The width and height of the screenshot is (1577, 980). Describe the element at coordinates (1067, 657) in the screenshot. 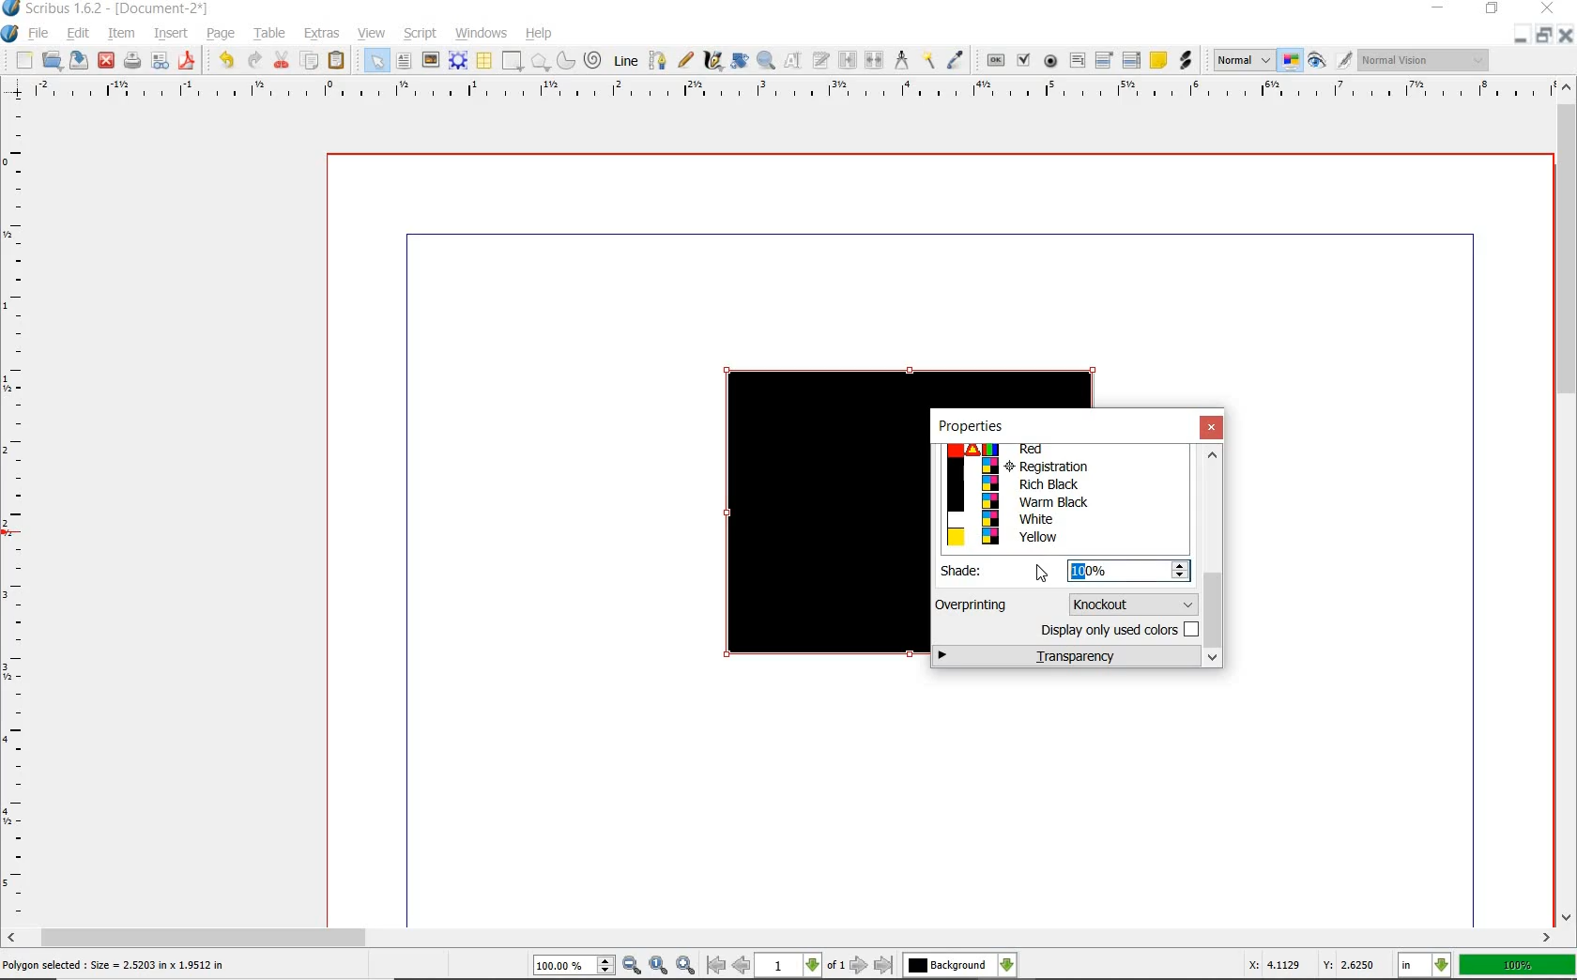

I see `transparency` at that location.